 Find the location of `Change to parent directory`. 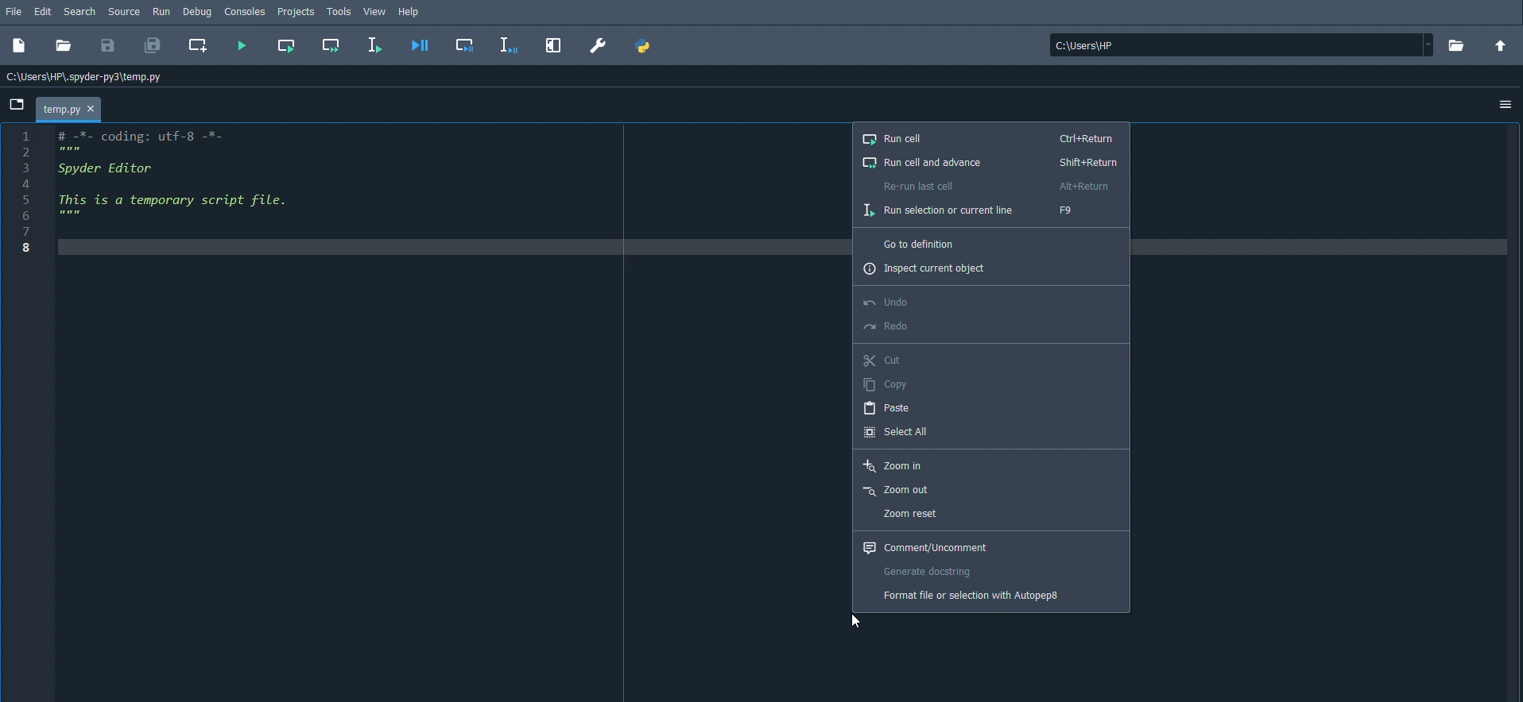

Change to parent directory is located at coordinates (1500, 45).